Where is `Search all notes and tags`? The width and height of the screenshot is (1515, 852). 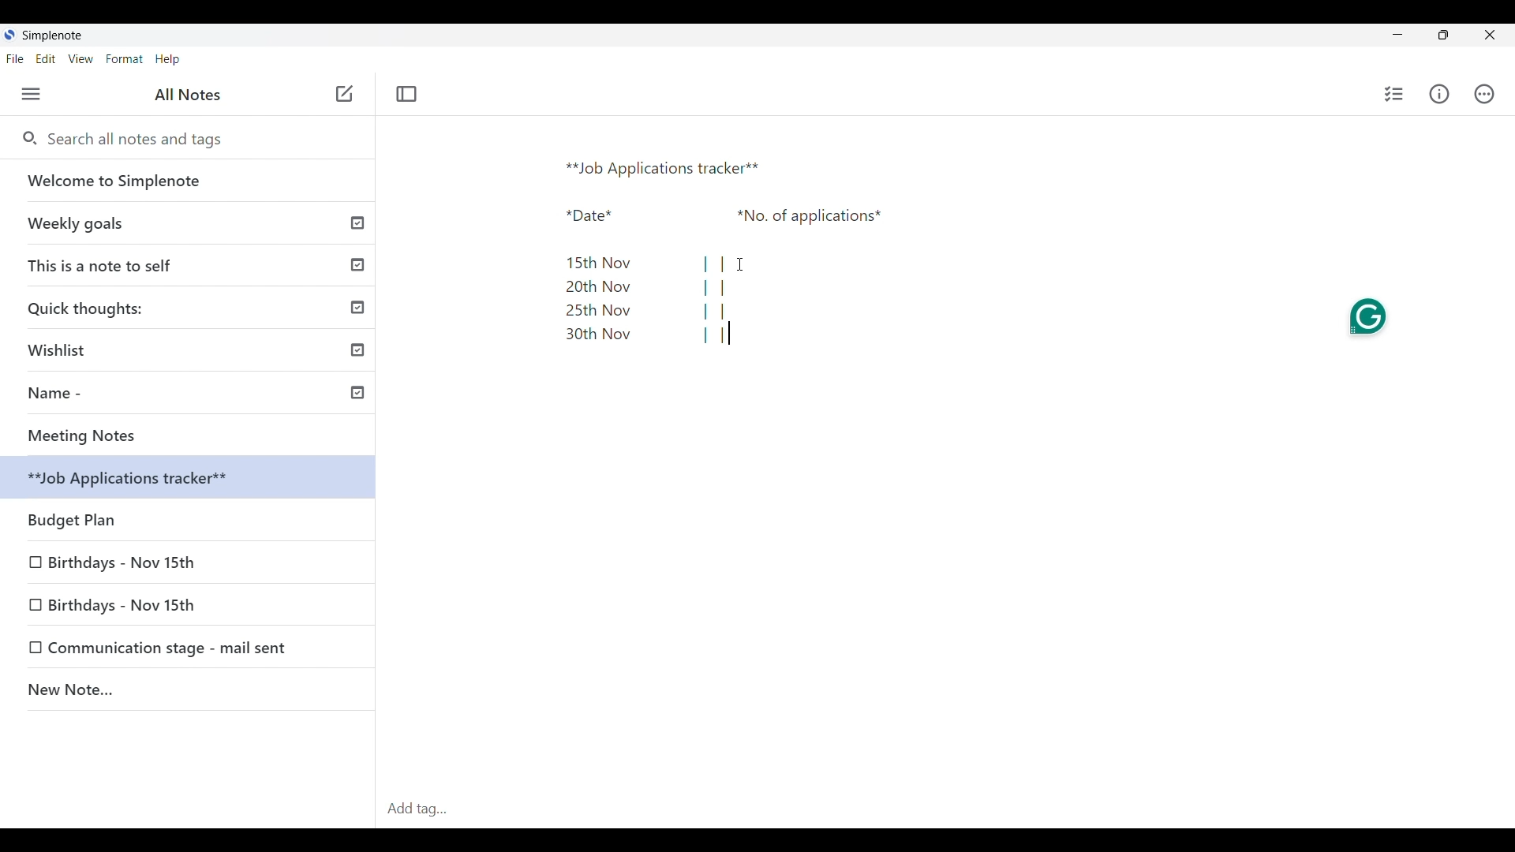
Search all notes and tags is located at coordinates (140, 139).